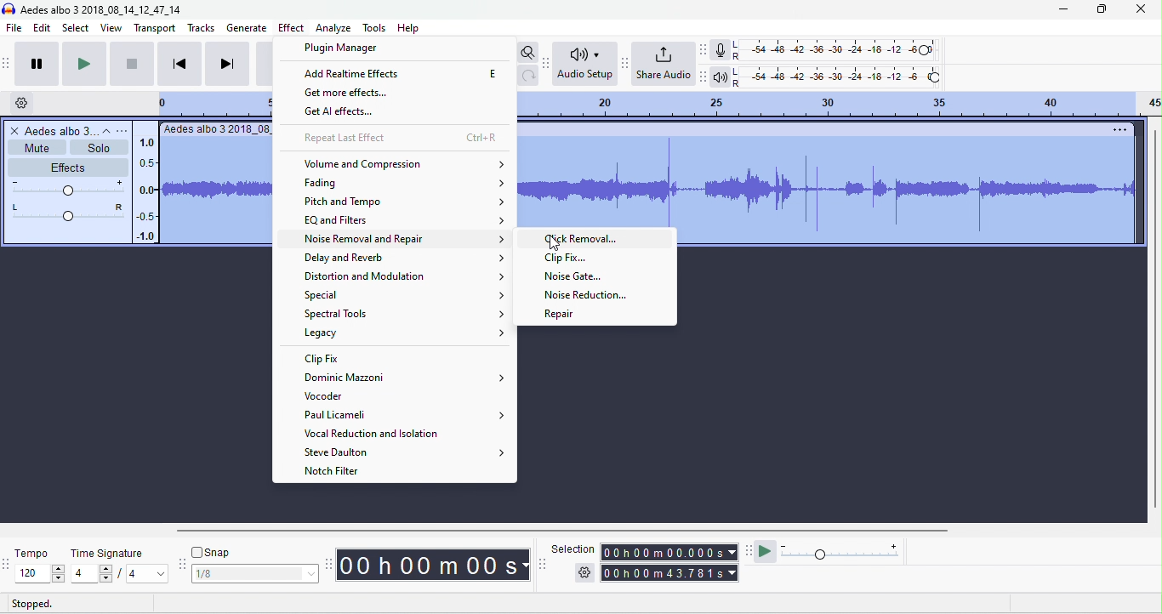 The width and height of the screenshot is (1162, 614). Describe the element at coordinates (720, 50) in the screenshot. I see `record meter` at that location.